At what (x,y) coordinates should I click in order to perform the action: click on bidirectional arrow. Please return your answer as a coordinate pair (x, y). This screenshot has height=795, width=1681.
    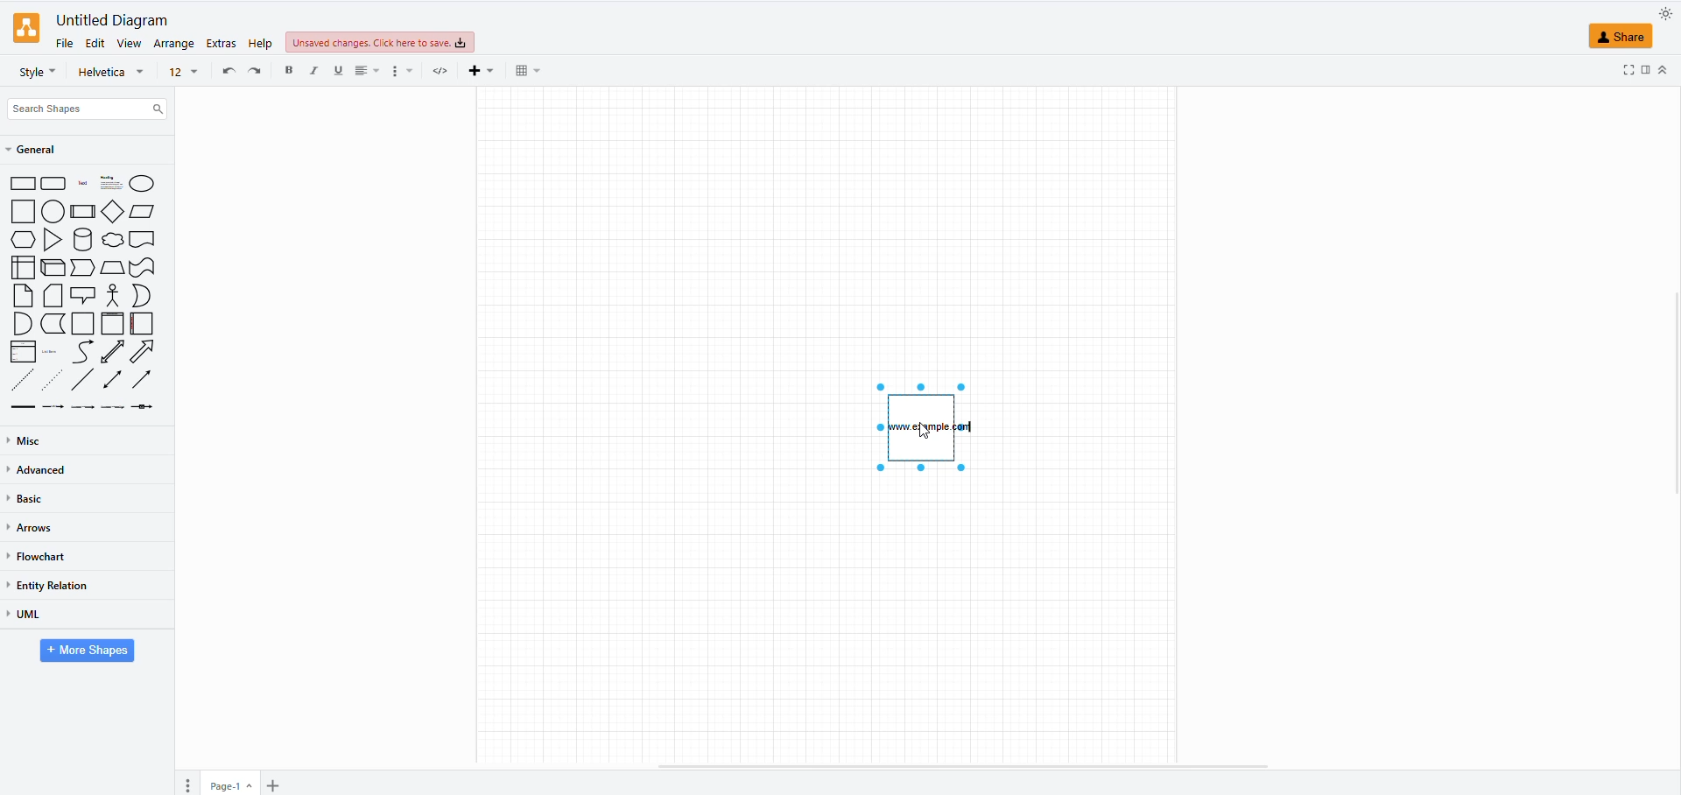
    Looking at the image, I should click on (113, 352).